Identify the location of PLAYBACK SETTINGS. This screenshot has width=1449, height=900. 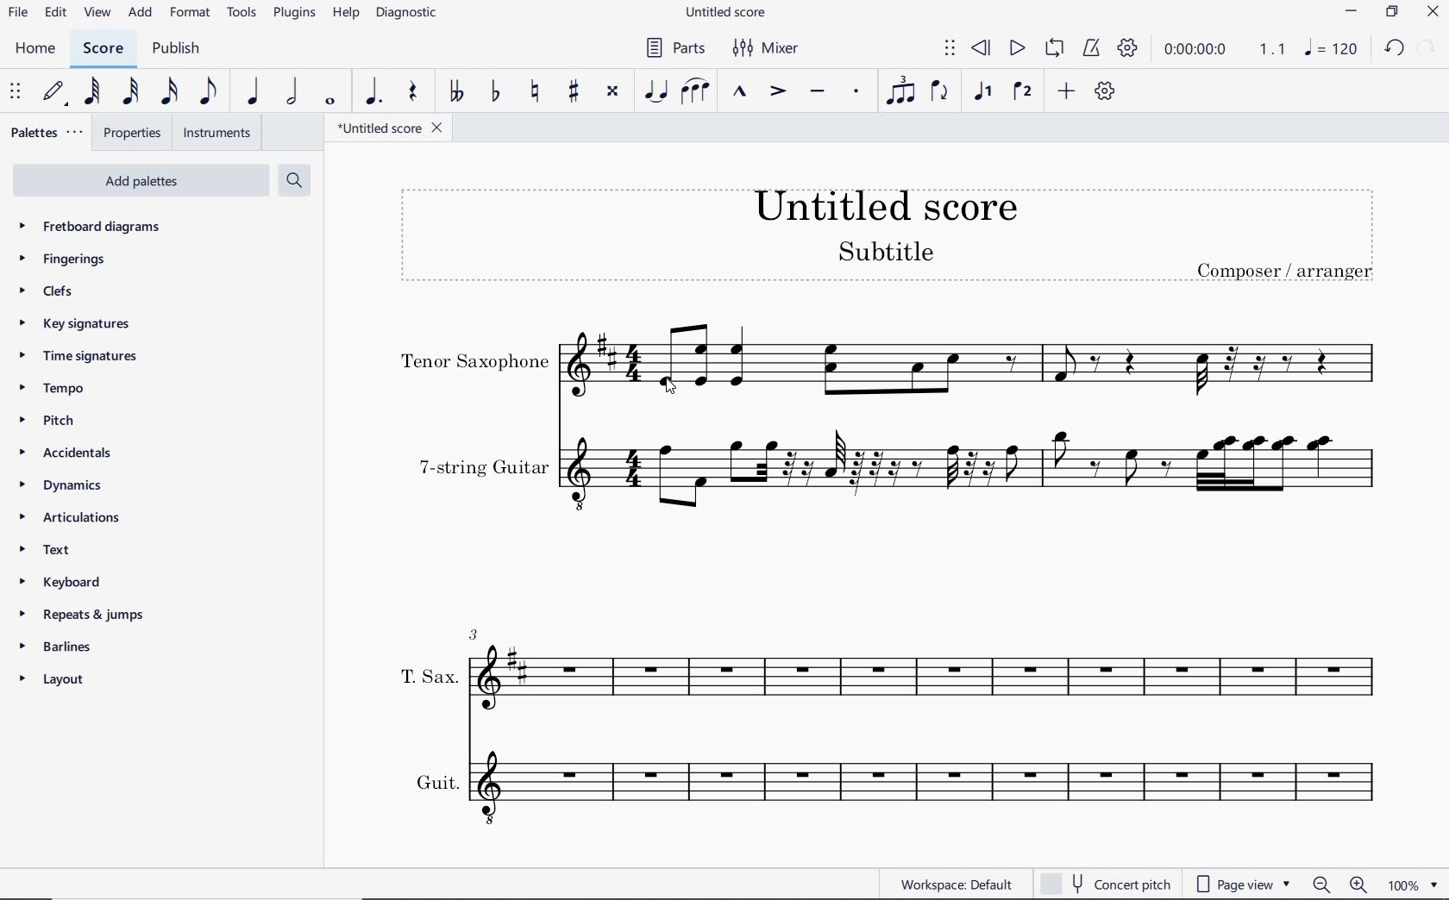
(1129, 49).